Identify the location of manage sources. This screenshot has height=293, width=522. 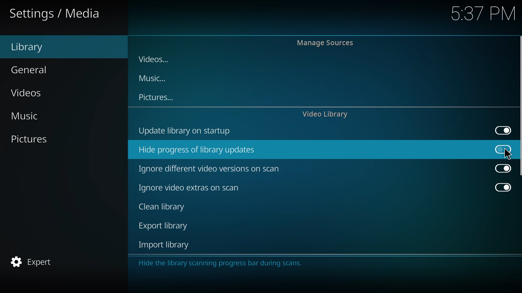
(325, 44).